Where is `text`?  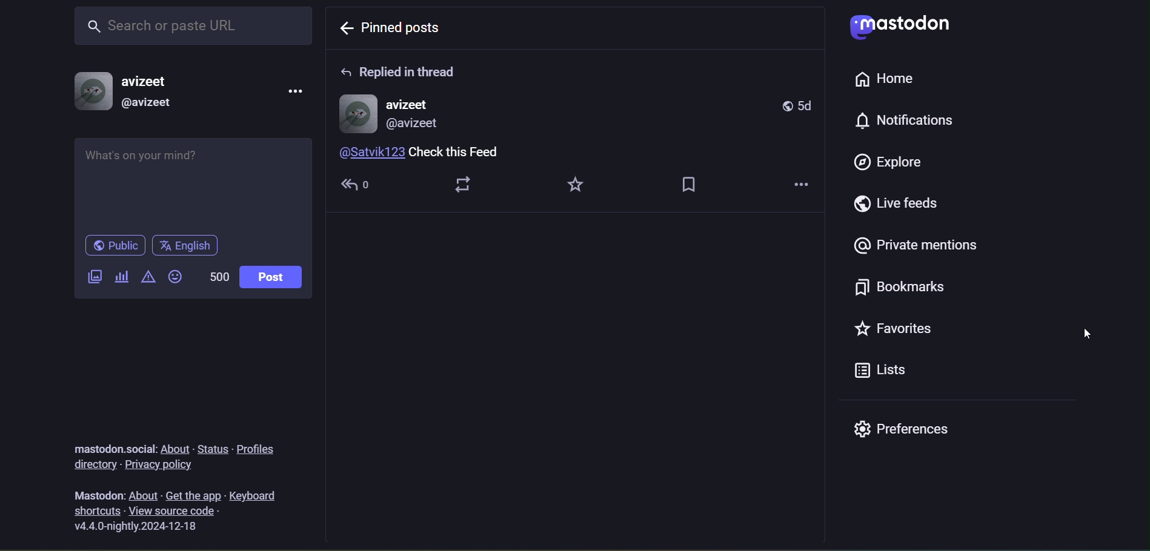 text is located at coordinates (96, 492).